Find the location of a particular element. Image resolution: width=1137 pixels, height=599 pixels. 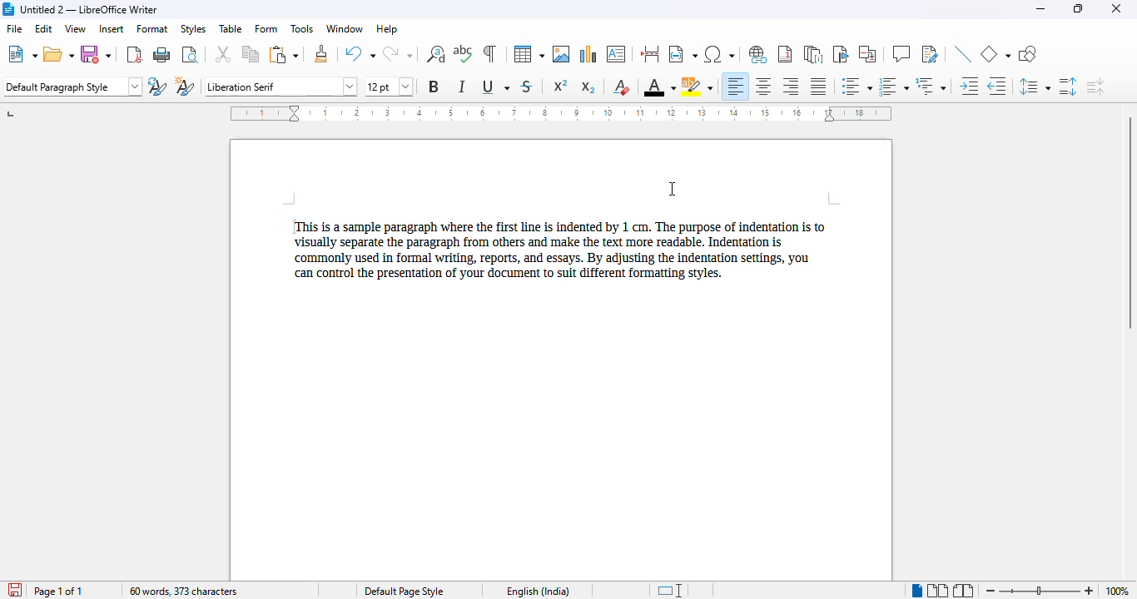

superscript is located at coordinates (561, 86).